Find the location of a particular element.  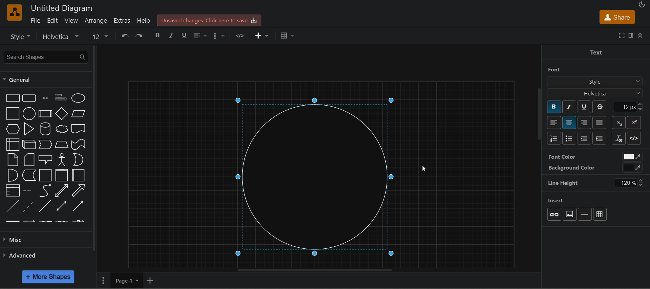

center align is located at coordinates (570, 123).